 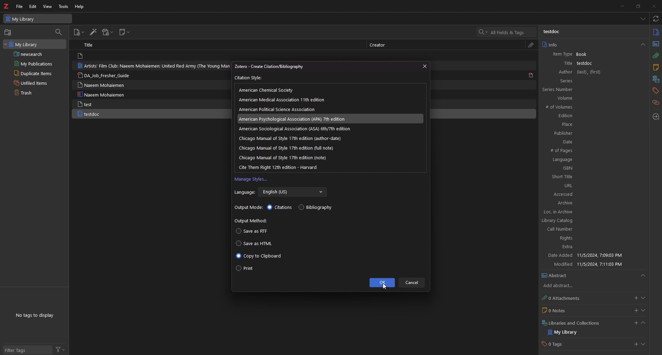 What do you see at coordinates (587, 229) in the screenshot?
I see `Call Number` at bounding box center [587, 229].